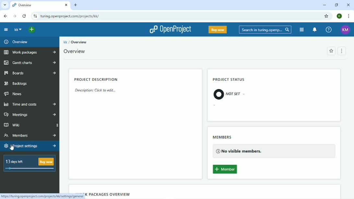 This screenshot has height=199, width=354. I want to click on Meetings, so click(30, 115).